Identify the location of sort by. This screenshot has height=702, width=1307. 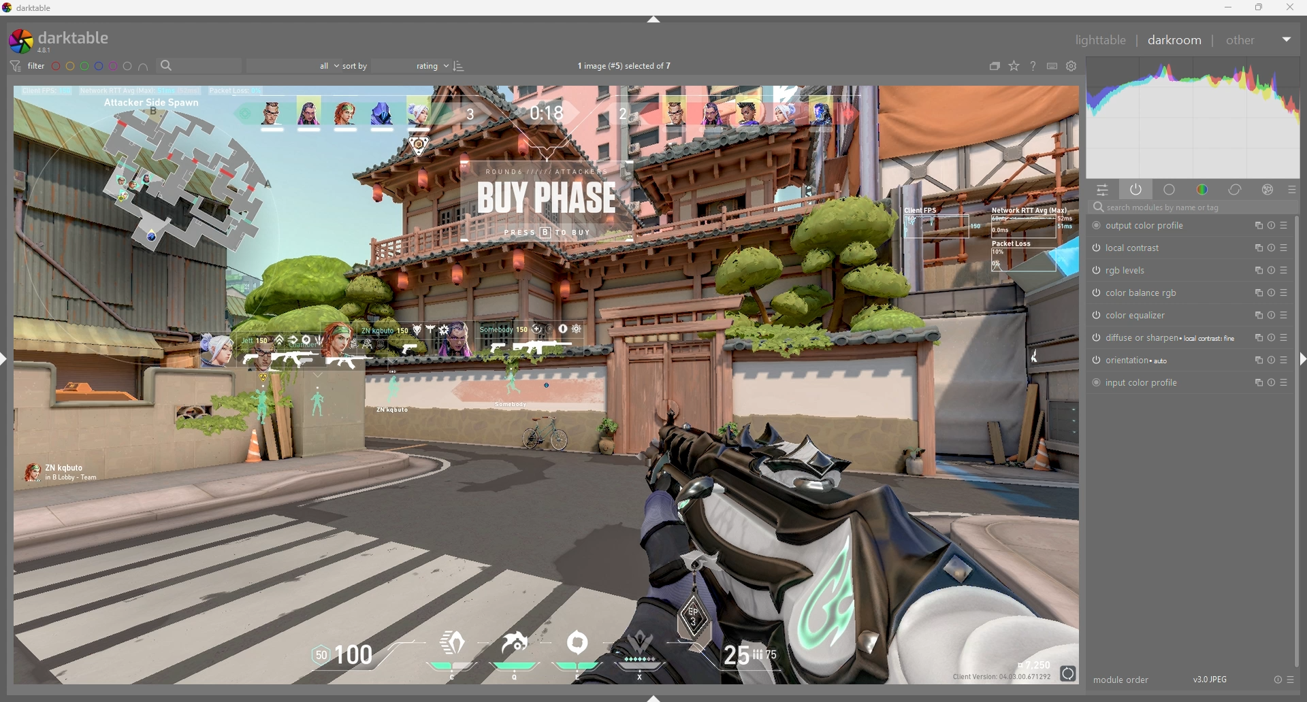
(397, 66).